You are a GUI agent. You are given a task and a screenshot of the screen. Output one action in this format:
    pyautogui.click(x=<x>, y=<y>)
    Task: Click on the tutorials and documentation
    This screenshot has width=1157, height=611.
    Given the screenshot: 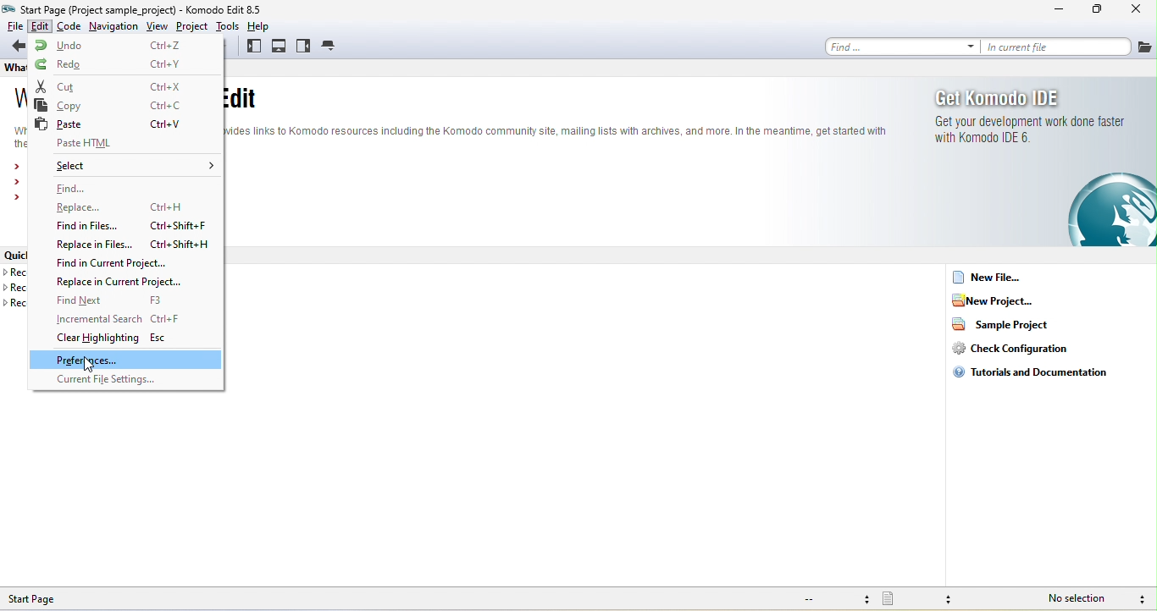 What is the action you would take?
    pyautogui.click(x=1038, y=378)
    